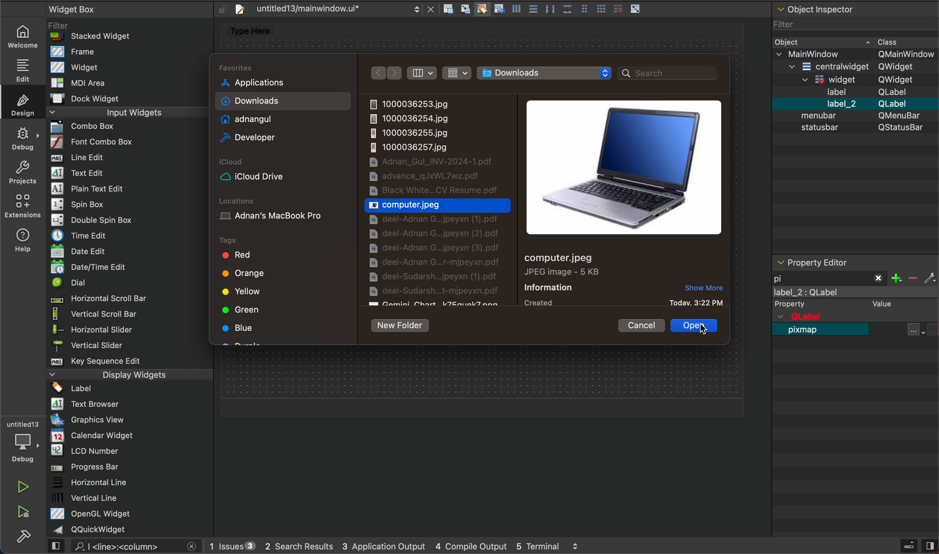  I want to click on design, so click(22, 103).